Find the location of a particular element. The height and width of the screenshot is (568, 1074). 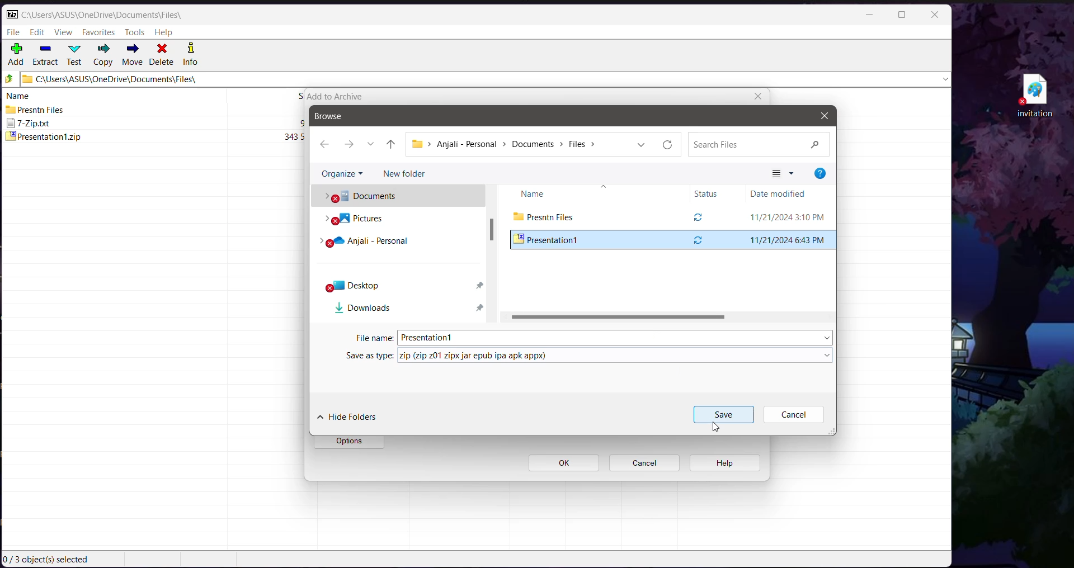

Current Folder View is located at coordinates (666, 216).